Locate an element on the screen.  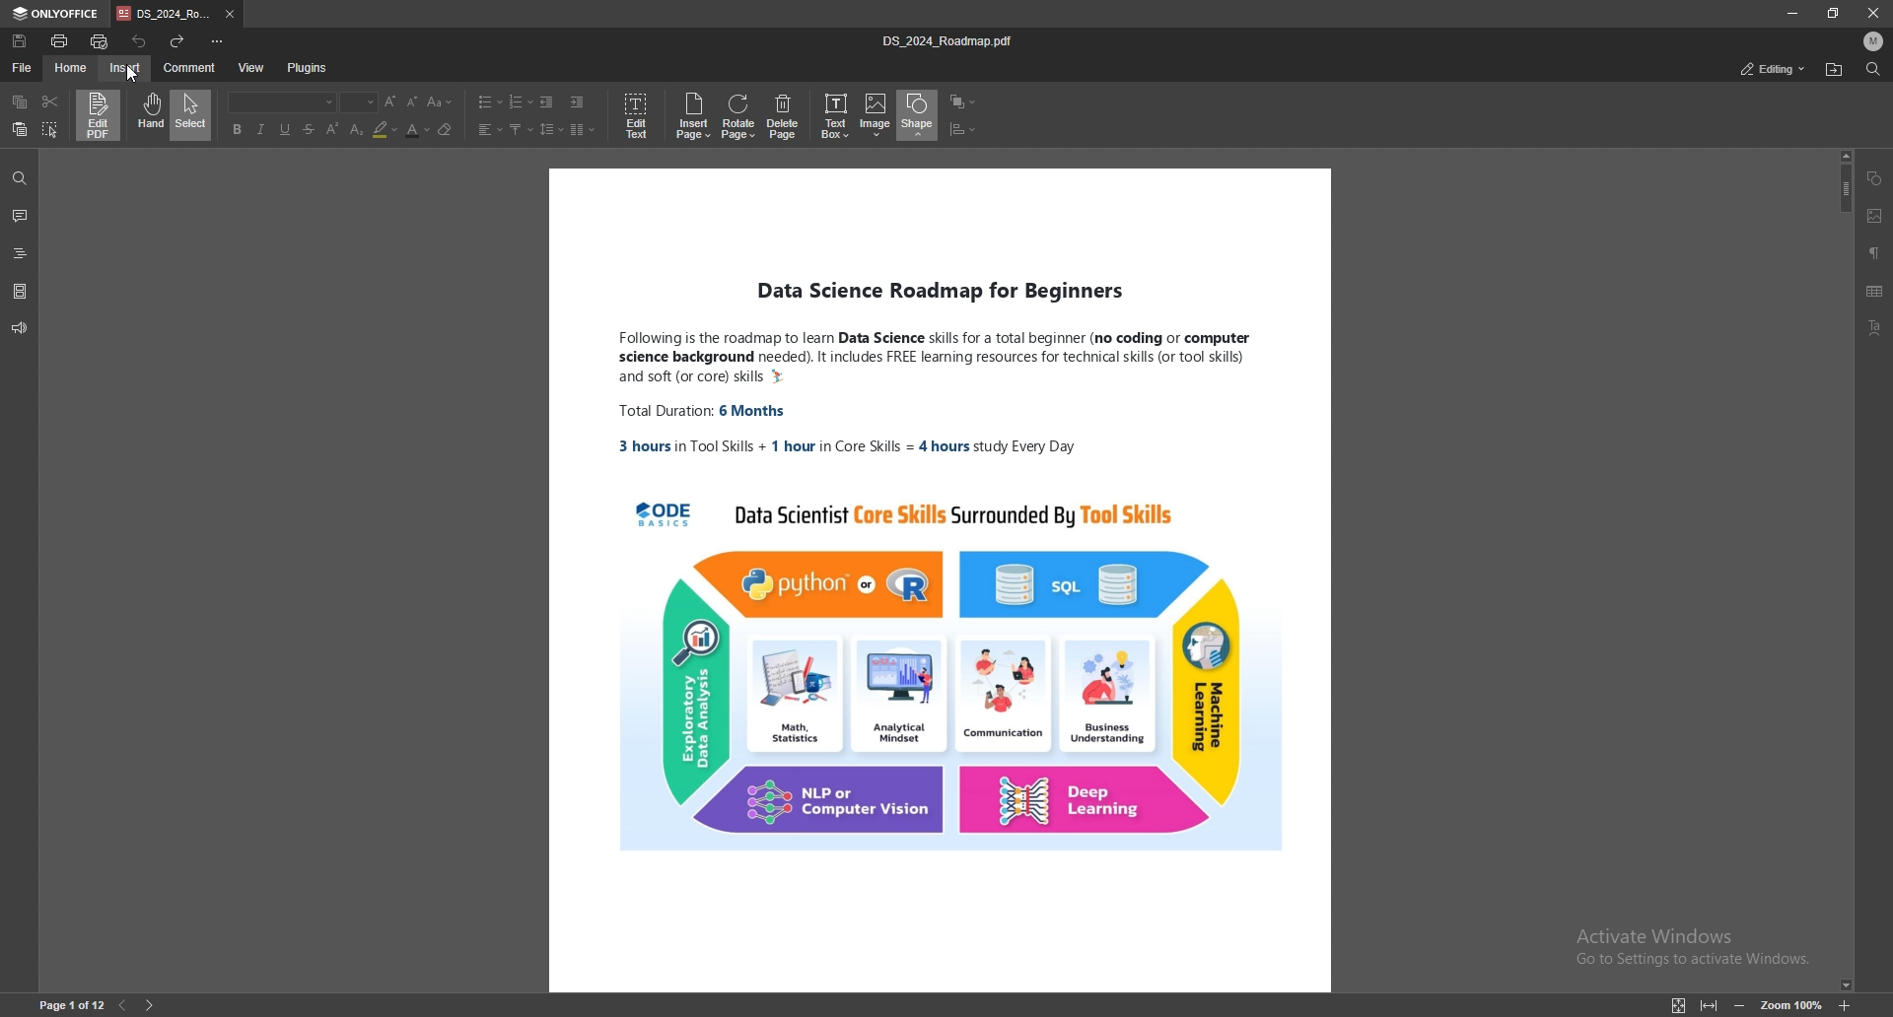
find is located at coordinates (19, 178).